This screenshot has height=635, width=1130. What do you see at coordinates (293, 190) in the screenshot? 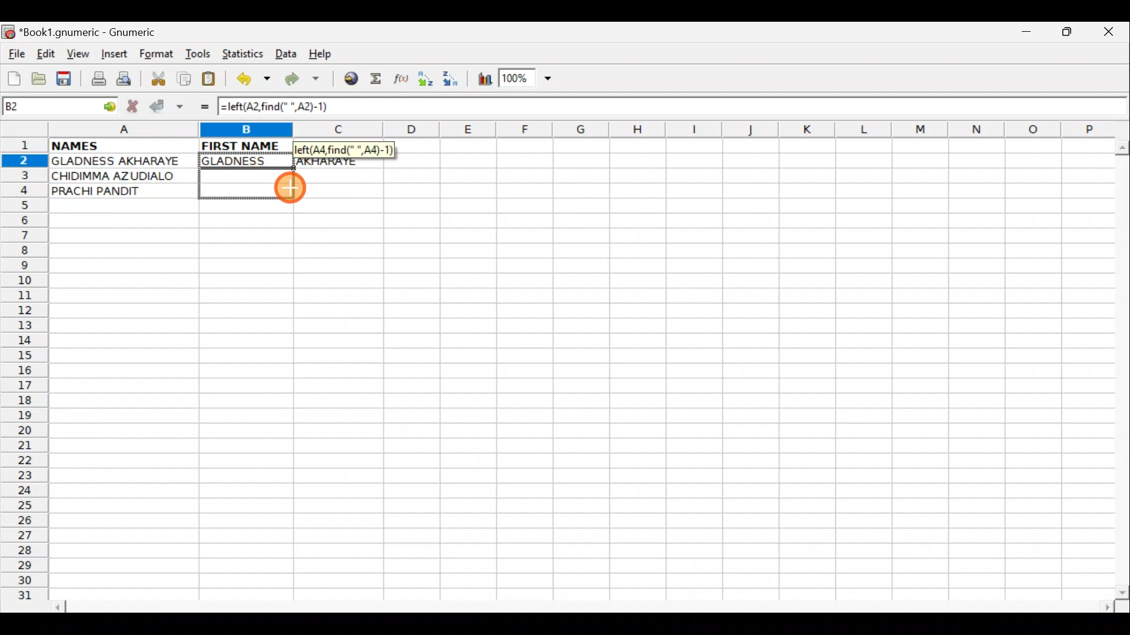
I see `Cursor on cell B4` at bounding box center [293, 190].